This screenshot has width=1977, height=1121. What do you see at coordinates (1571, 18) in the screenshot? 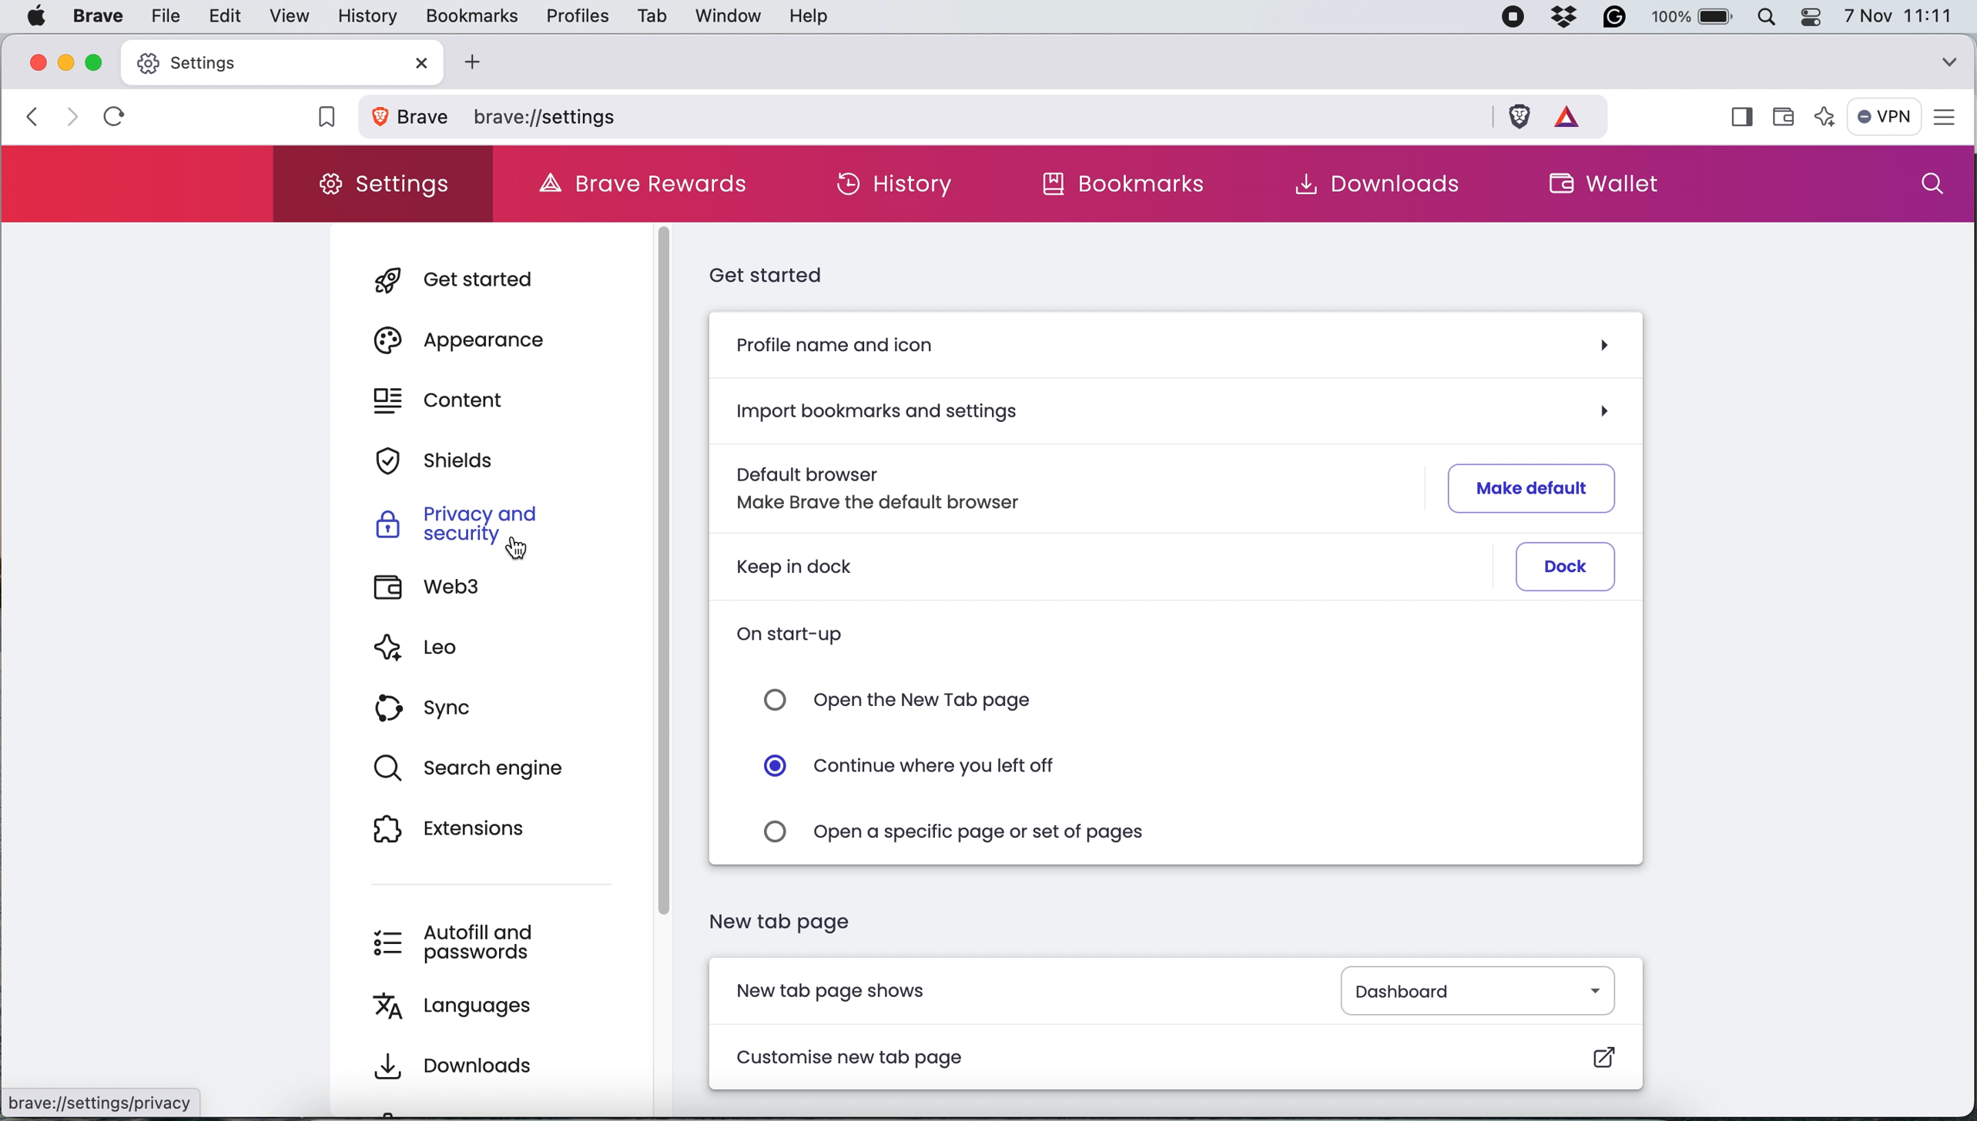
I see `dropbox` at bounding box center [1571, 18].